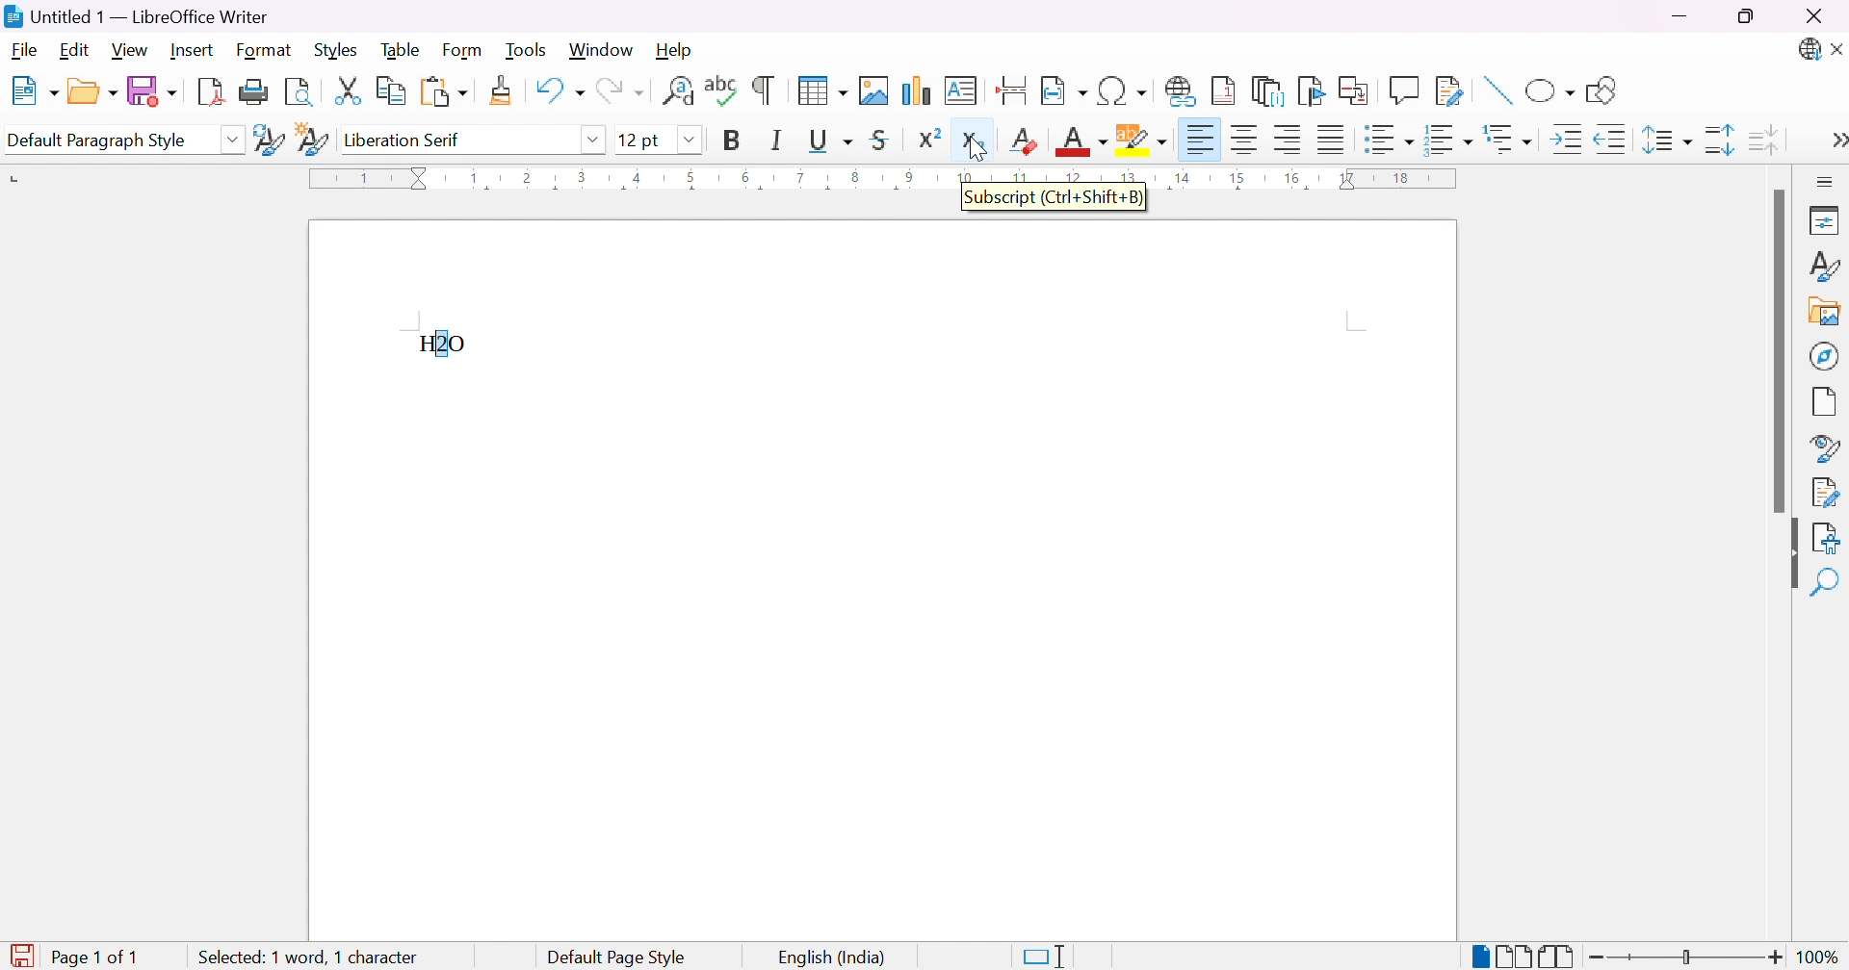 This screenshot has height=970, width=1849. Describe the element at coordinates (960, 90) in the screenshot. I see `Insert text box` at that location.